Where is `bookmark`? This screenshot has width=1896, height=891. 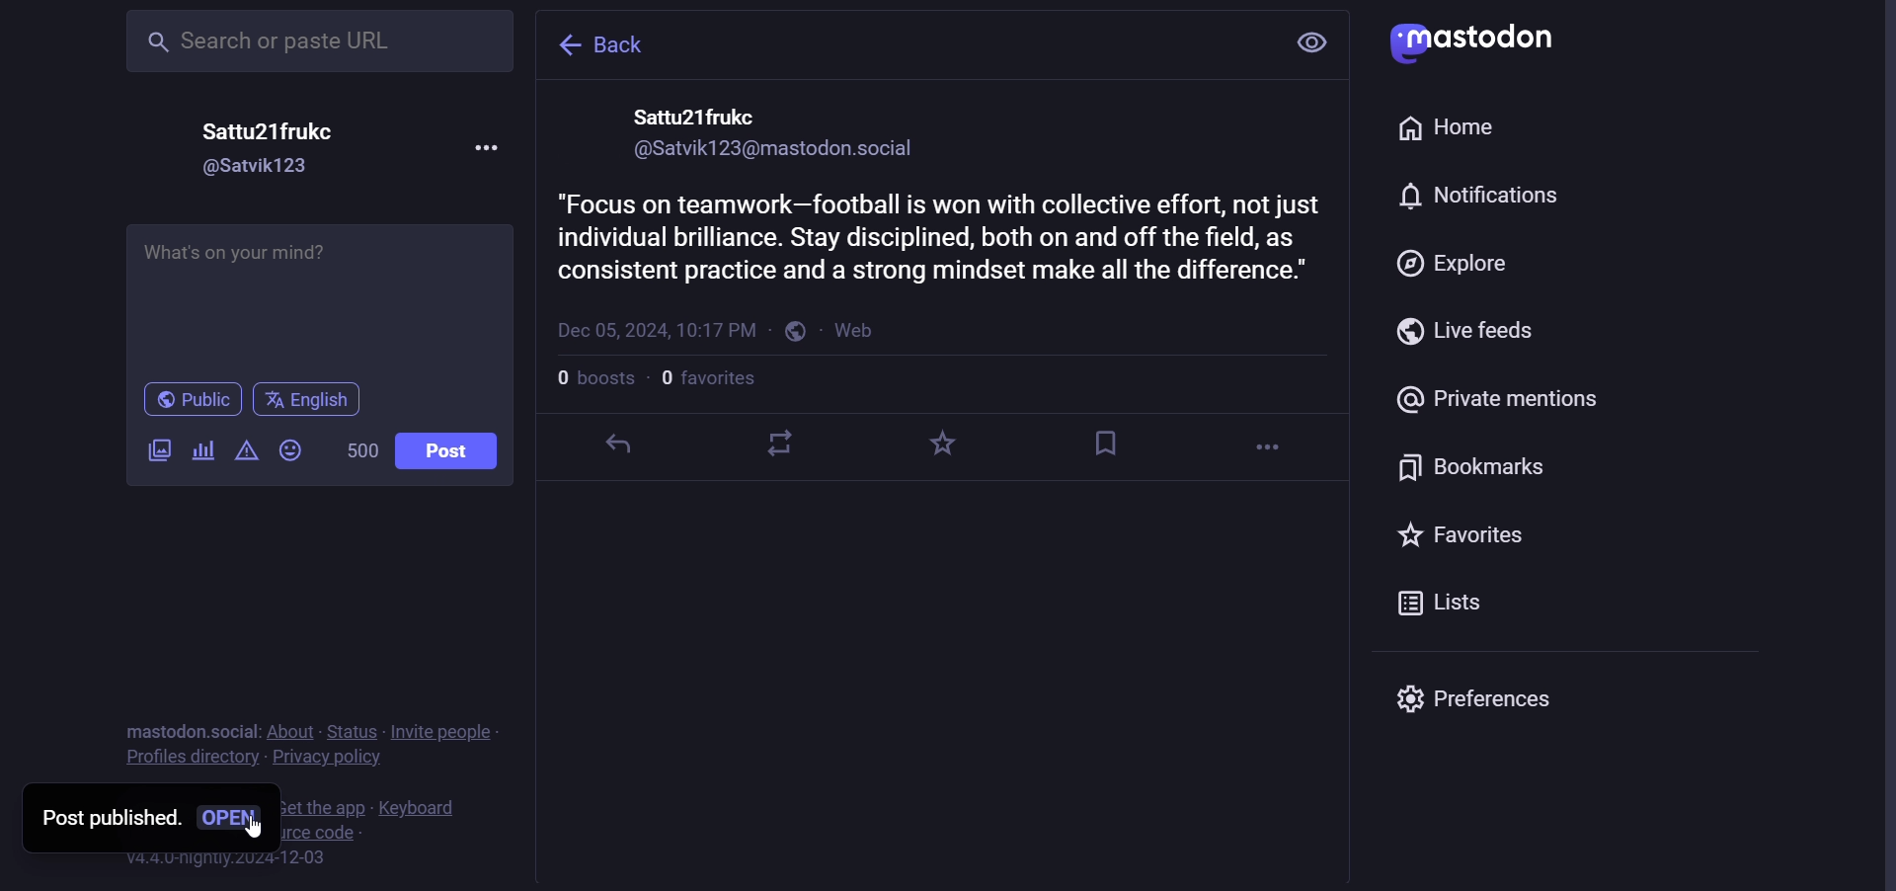 bookmark is located at coordinates (1461, 464).